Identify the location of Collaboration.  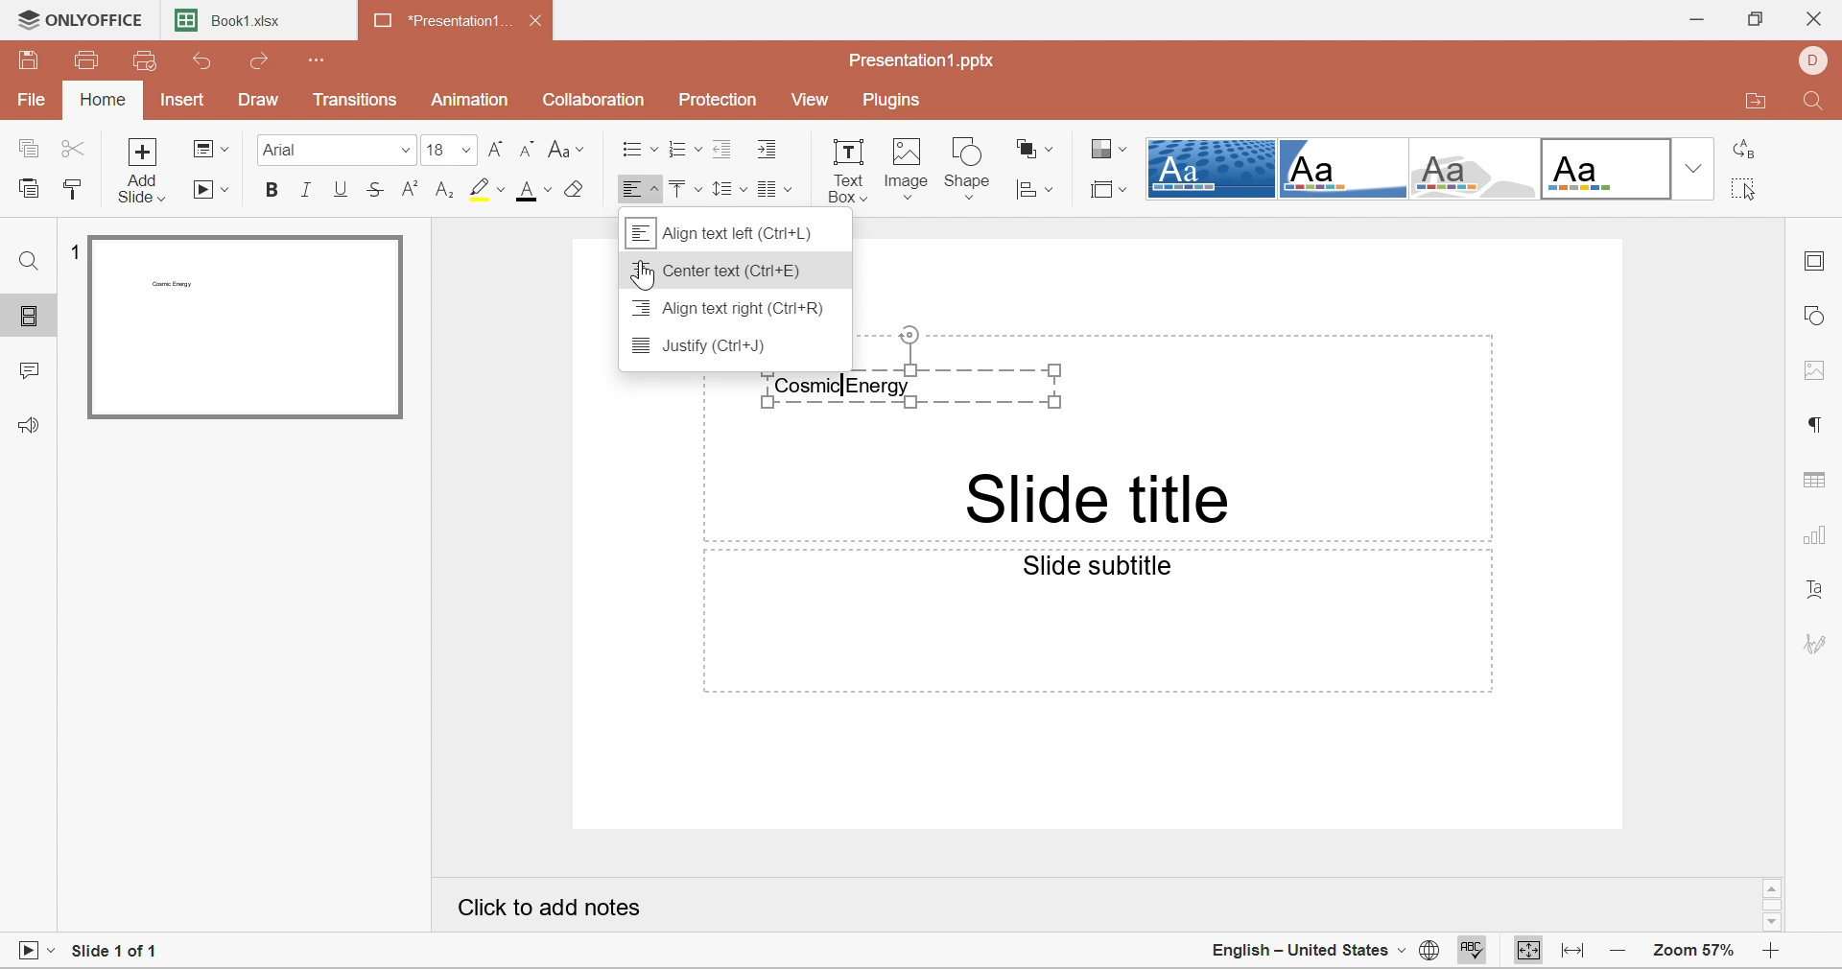
(596, 101).